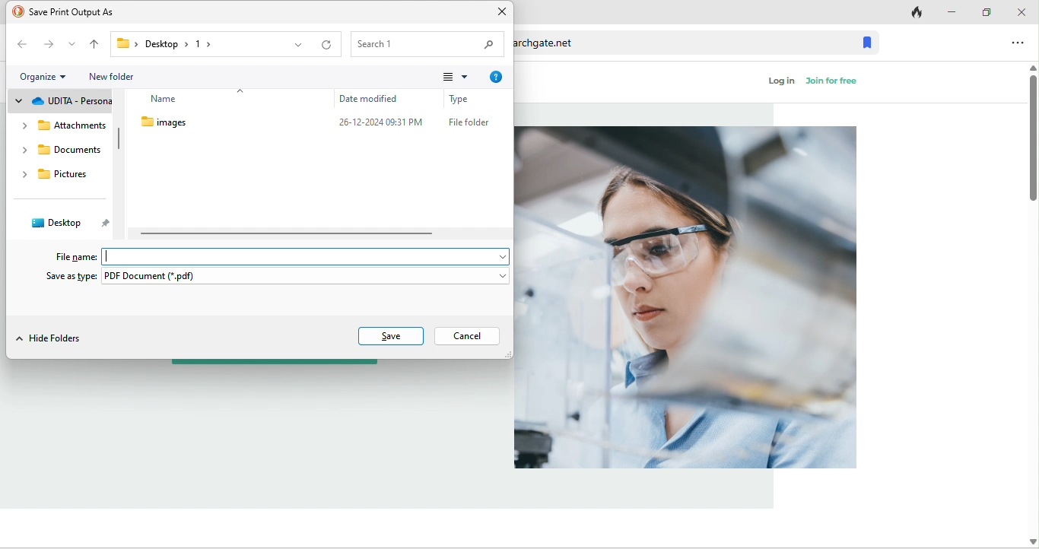 Image resolution: width=1039 pixels, height=549 pixels. I want to click on pictures, so click(56, 177).